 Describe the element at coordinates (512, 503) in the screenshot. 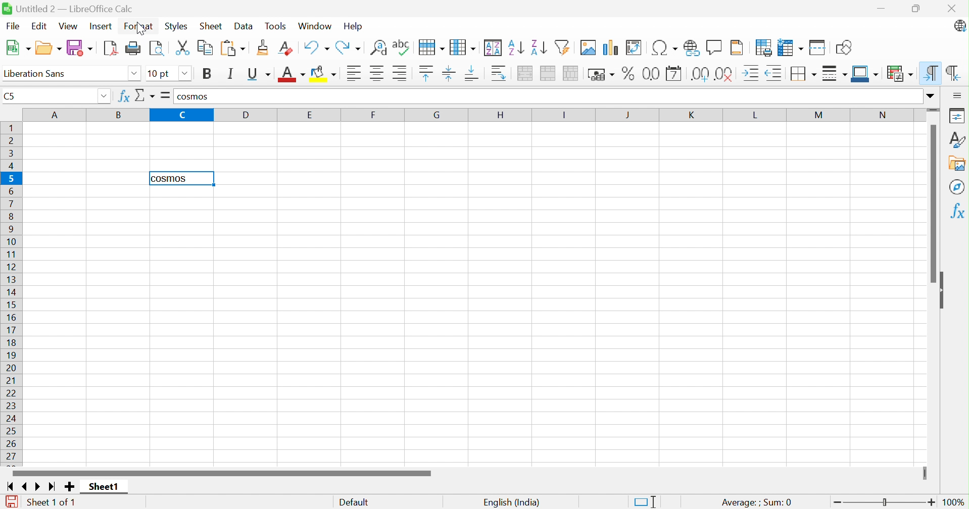

I see `English (India)` at that location.